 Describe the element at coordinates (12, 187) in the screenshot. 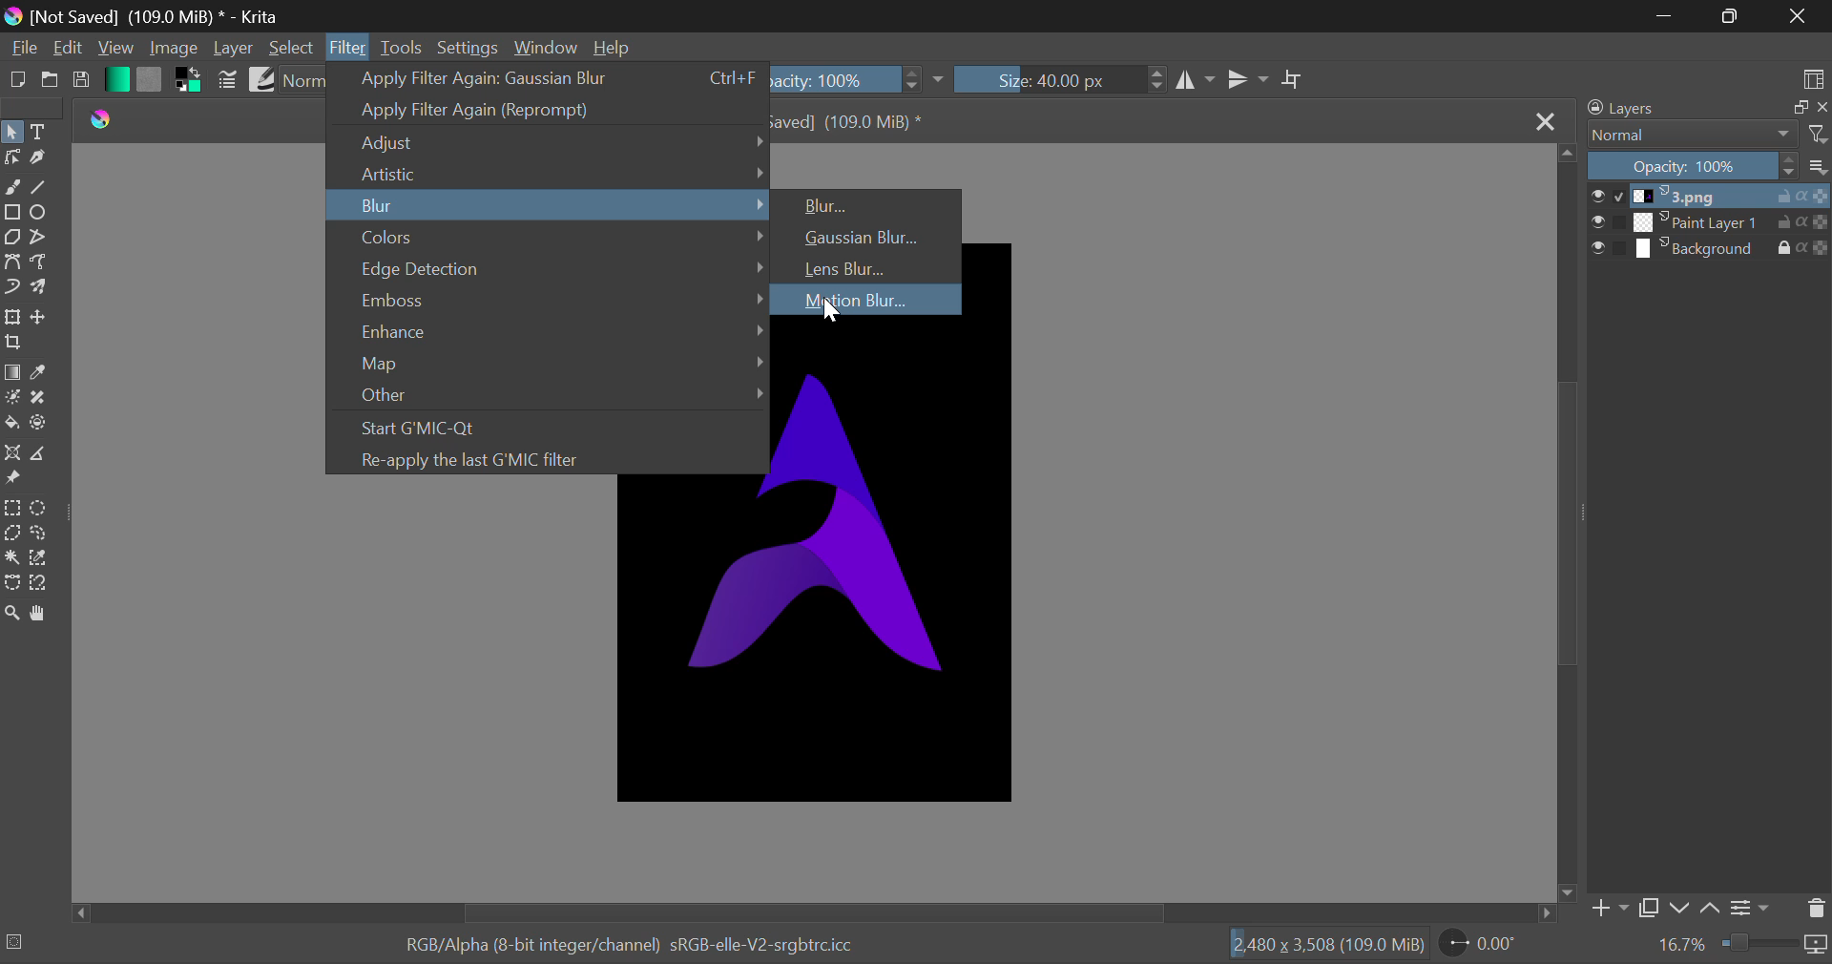

I see `Freehand` at that location.